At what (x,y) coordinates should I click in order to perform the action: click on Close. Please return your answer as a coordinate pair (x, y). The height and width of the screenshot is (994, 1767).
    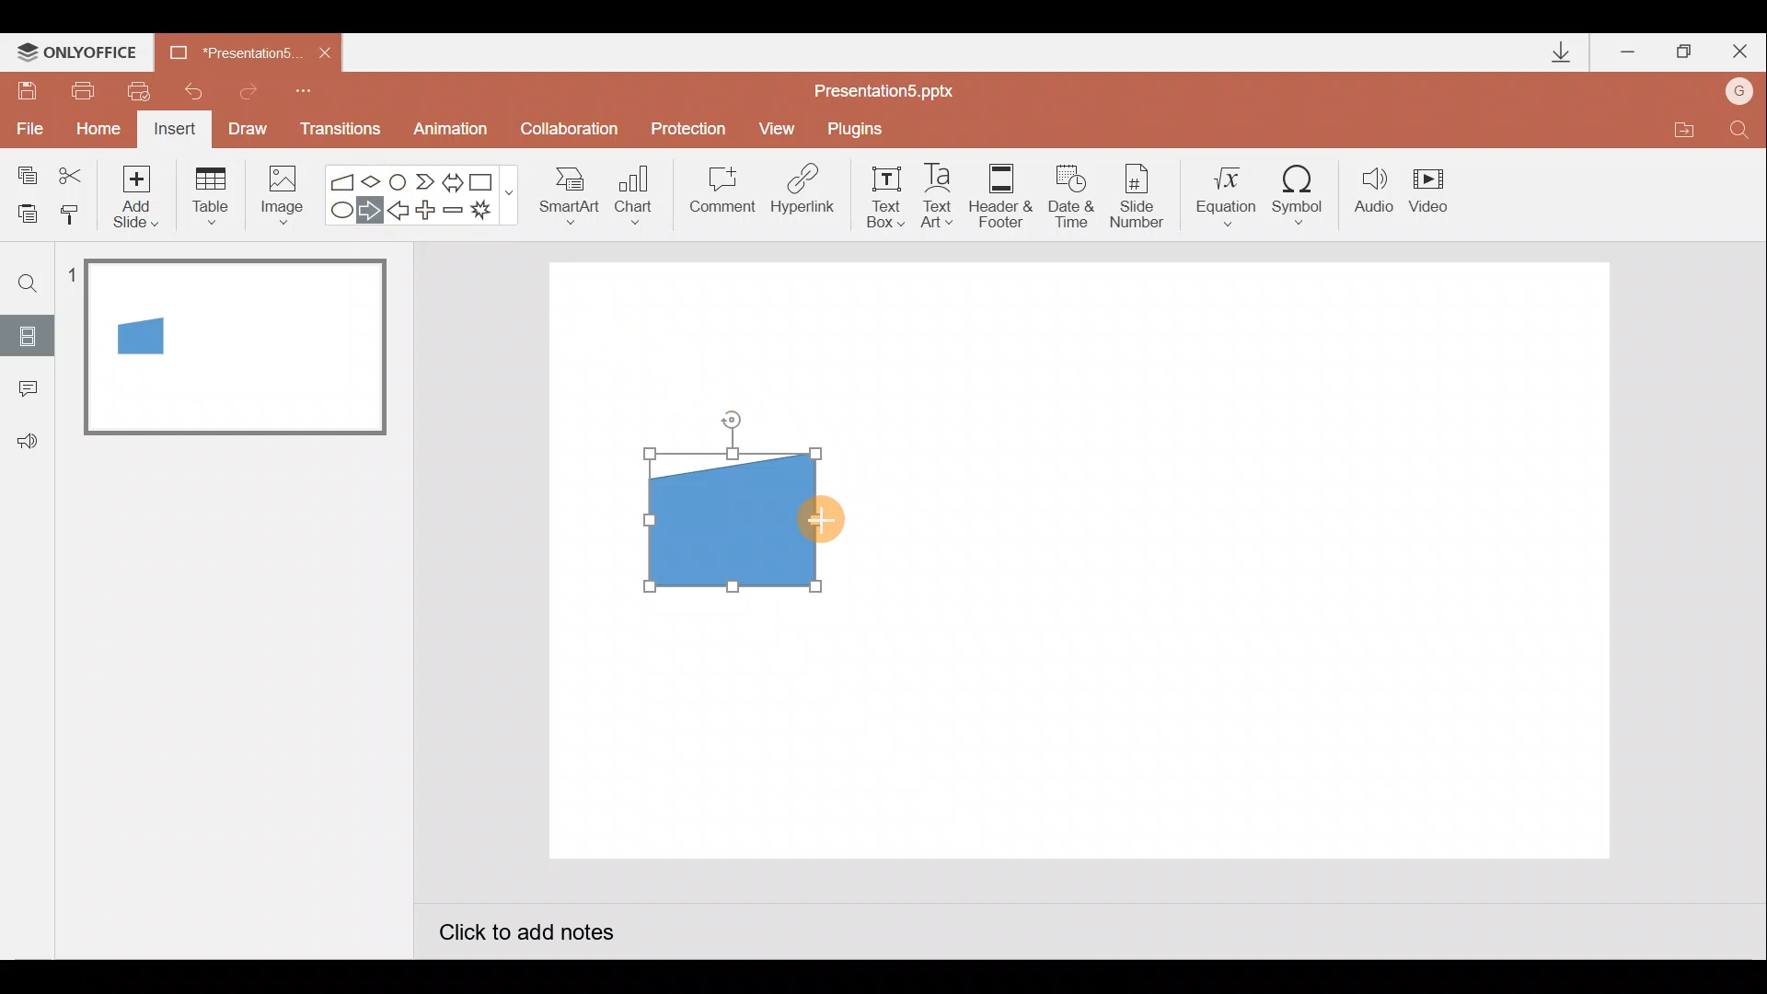
    Looking at the image, I should click on (1740, 55).